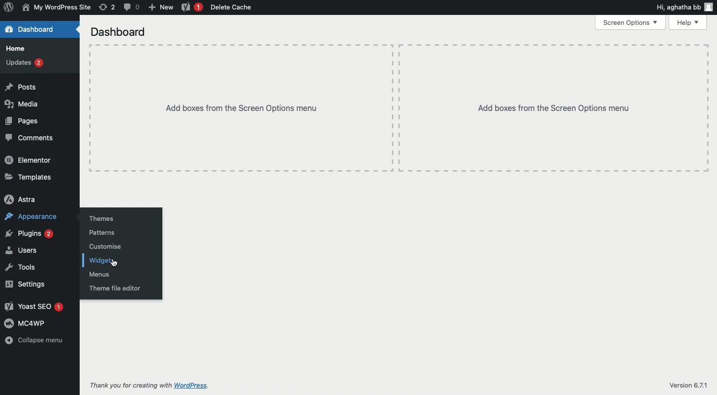 The width and height of the screenshot is (717, 395). Describe the element at coordinates (58, 6) in the screenshot. I see `Name` at that location.